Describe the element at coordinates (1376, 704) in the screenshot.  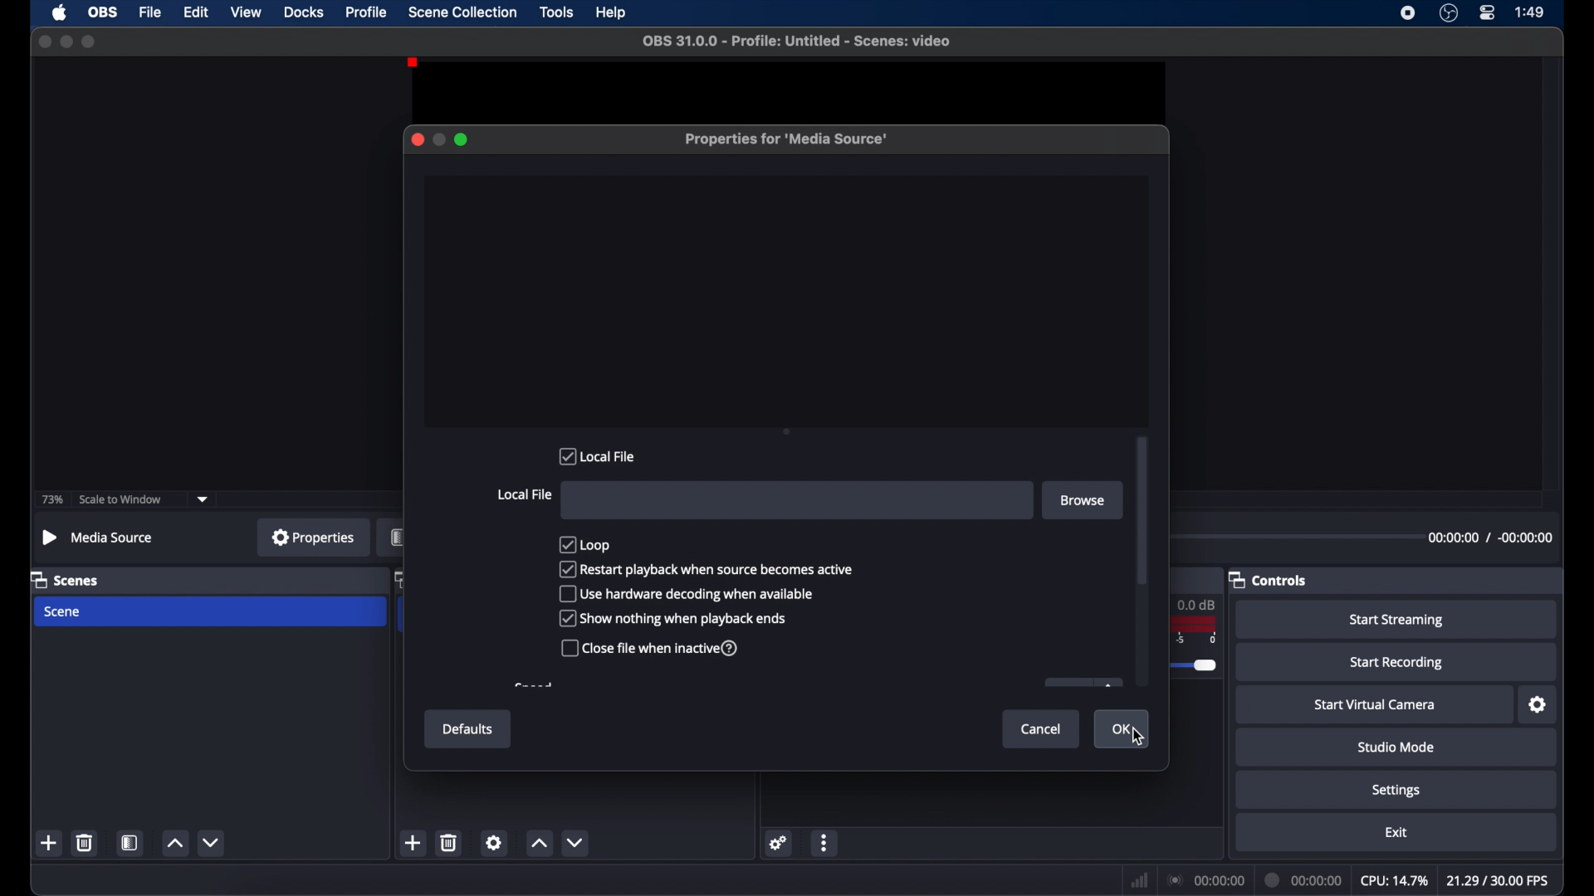
I see `start virtual camera` at that location.